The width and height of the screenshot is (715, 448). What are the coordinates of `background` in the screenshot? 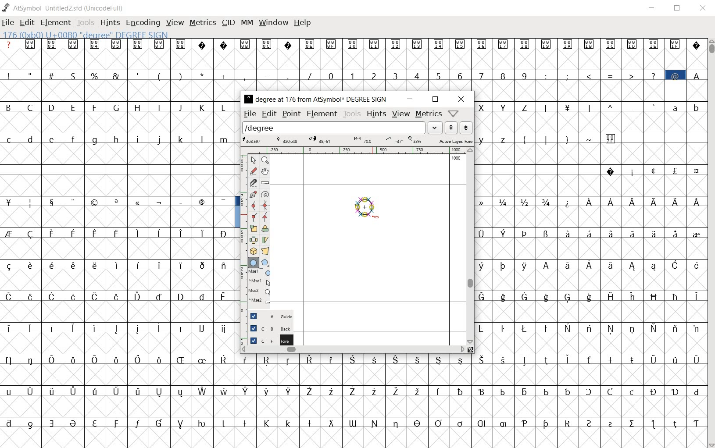 It's located at (265, 329).